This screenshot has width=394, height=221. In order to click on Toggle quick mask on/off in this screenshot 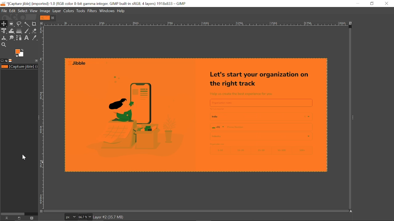, I will do `click(41, 211)`.